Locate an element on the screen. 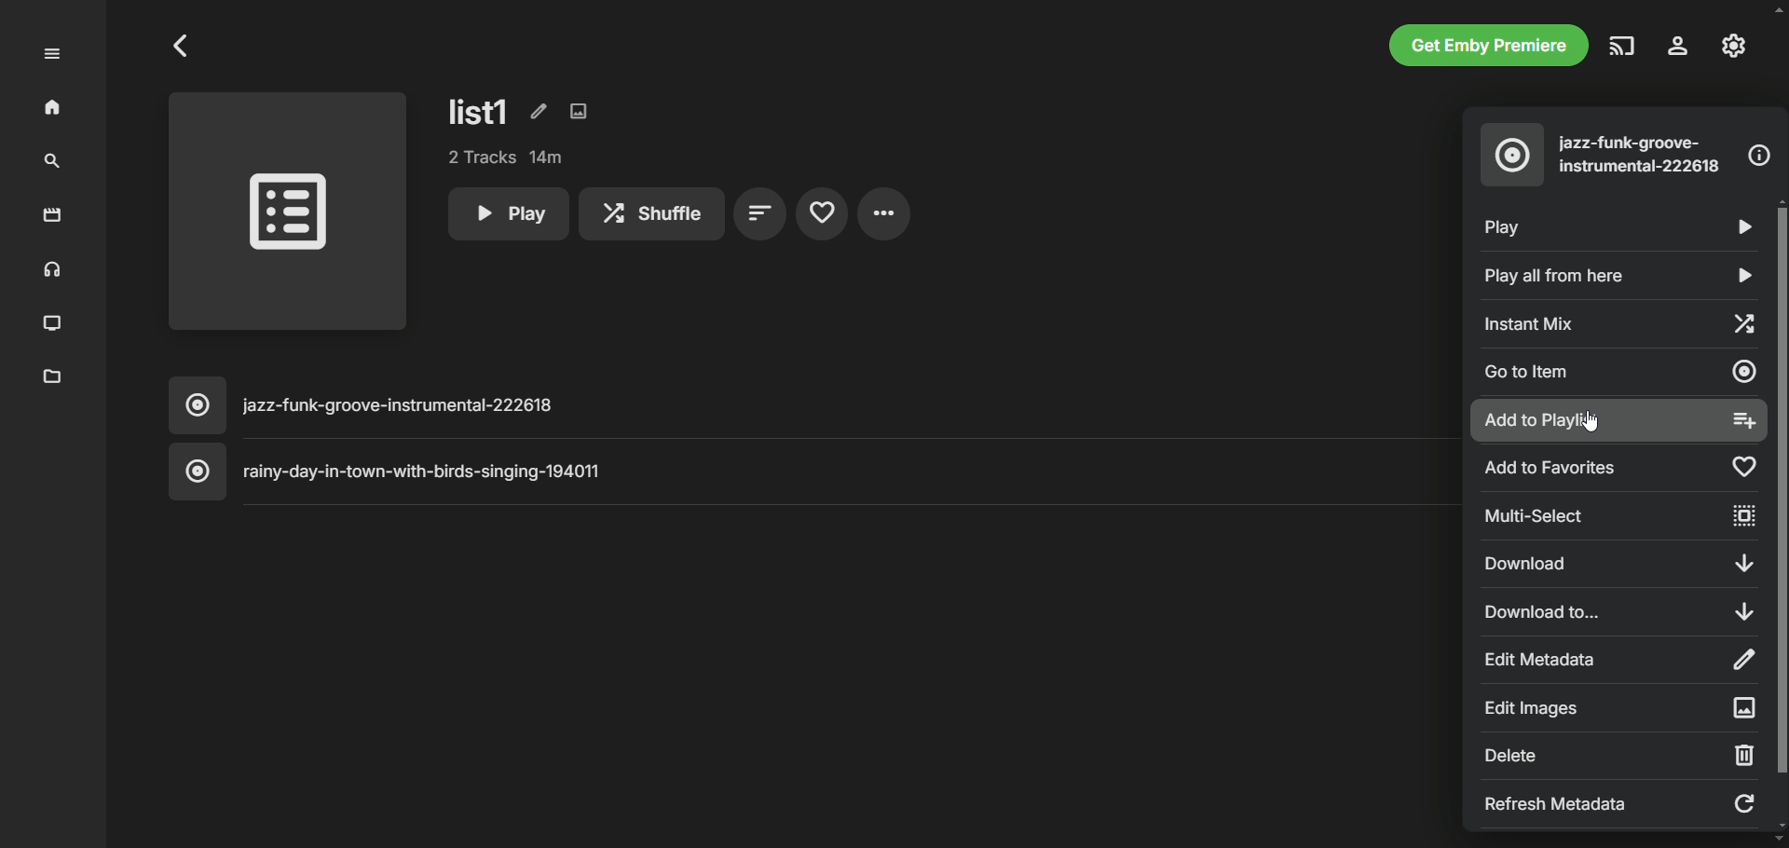  multi-select is located at coordinates (1623, 516).